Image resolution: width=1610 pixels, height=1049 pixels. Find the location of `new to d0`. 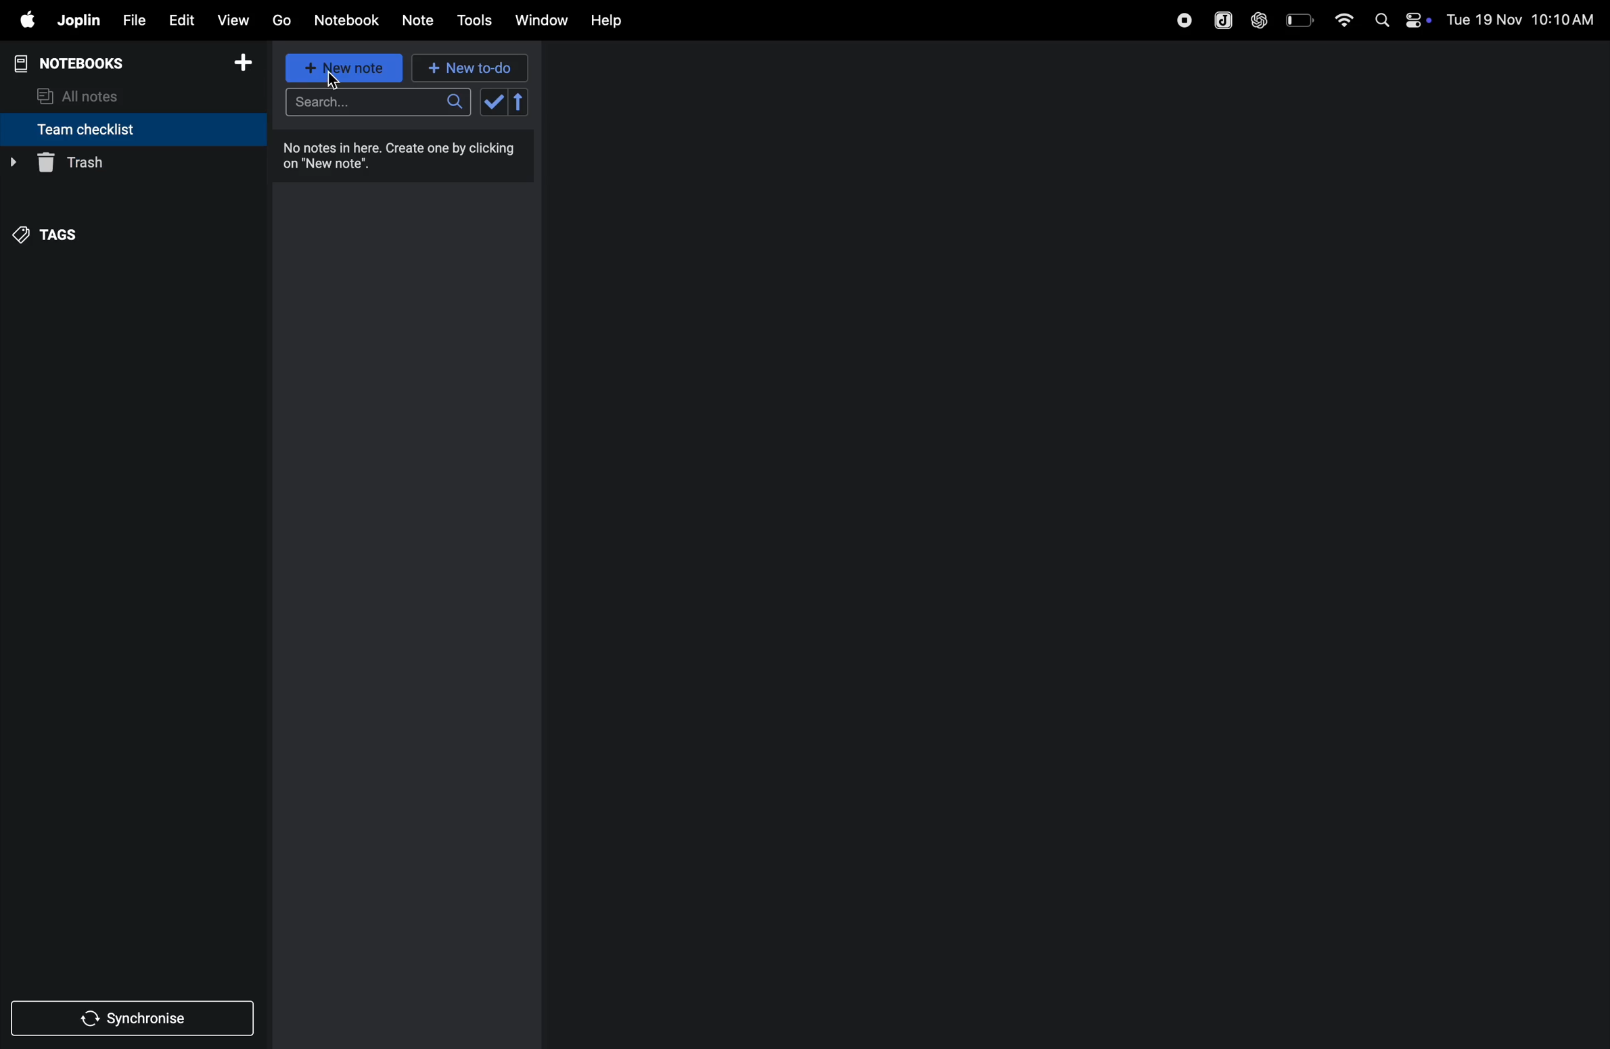

new to d0 is located at coordinates (467, 68).